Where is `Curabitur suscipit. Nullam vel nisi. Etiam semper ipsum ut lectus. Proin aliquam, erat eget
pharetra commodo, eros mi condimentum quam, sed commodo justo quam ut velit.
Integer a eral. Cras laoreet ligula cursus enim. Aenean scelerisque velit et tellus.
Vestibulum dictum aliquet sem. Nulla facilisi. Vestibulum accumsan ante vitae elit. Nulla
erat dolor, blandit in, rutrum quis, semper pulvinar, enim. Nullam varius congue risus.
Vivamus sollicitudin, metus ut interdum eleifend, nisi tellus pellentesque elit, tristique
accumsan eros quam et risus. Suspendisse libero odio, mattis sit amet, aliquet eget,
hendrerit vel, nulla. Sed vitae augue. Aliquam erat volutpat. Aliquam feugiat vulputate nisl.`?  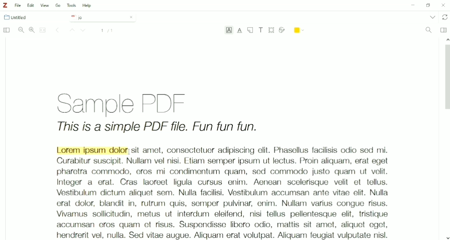 Curabitur suscipit. Nullam vel nisi. Etiam semper ipsum ut lectus. Proin aliquam, erat eget
pharetra commodo, eros mi condimentum quam, sed commodo justo quam ut velit.
Integer a eral. Cras laoreet ligula cursus enim. Aenean scelerisque velit et tellus.
Vestibulum dictum aliquet sem. Nulla facilisi. Vestibulum accumsan ante vitae elit. Nulla
erat dolor, blandit in, rutrum quis, semper pulvinar, enim. Nullam varius congue risus.
Vivamus sollicitudin, metus ut interdum eleifend, nisi tellus pellentesque elit, tristique
accumsan eros quam et risus. Suspendisse libero odio, mattis sit amet, aliquet eget,
hendrerit vel, nulla. Sed vitae augue. Aliquam erat volutpat. Aliquam feugiat vulputate nisl. is located at coordinates (222, 198).